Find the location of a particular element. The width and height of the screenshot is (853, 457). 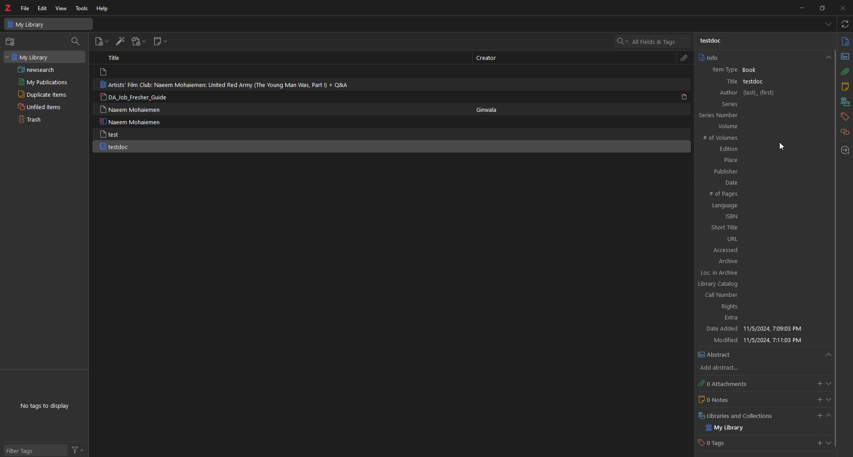

new collection is located at coordinates (11, 42).